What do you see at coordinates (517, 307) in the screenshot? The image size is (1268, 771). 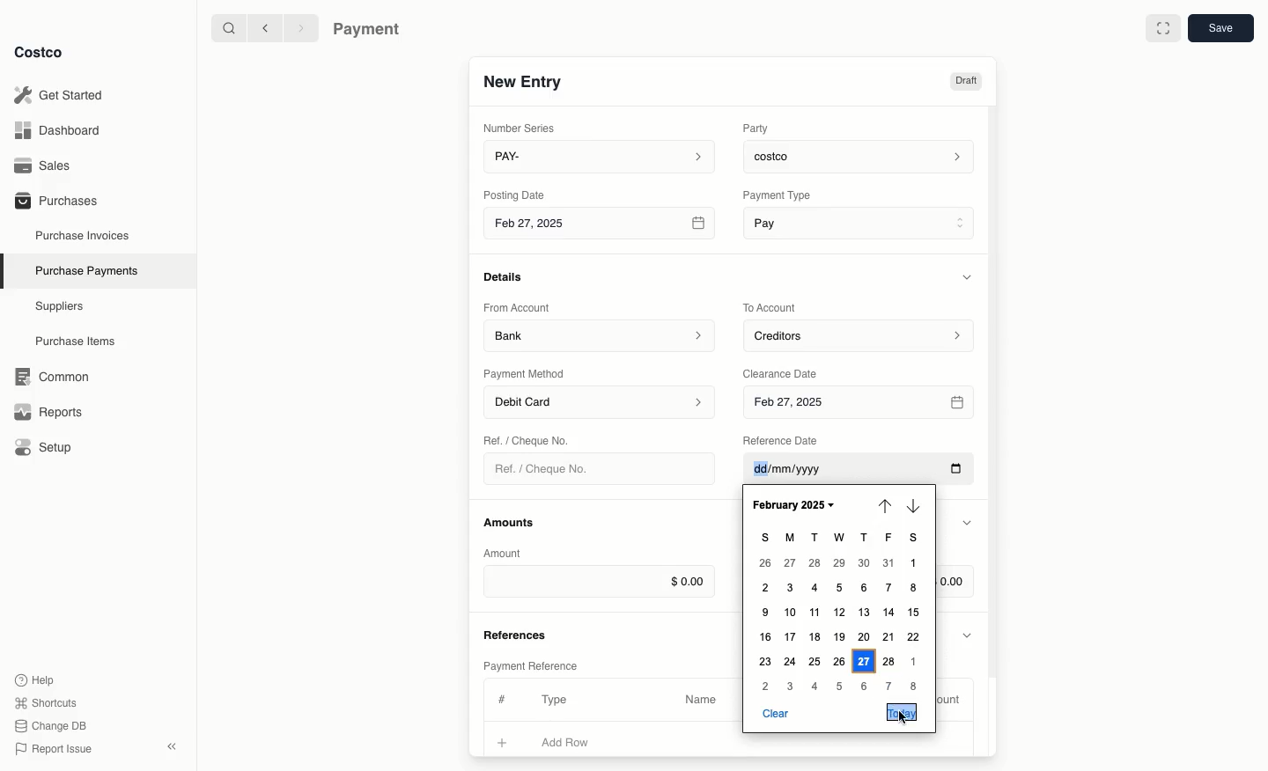 I see `From Account` at bounding box center [517, 307].